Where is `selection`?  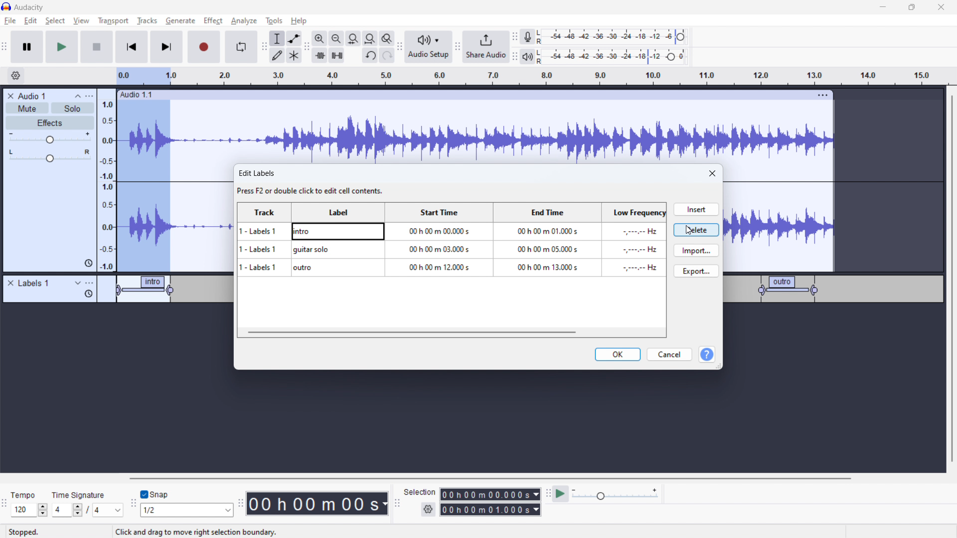 selection is located at coordinates (420, 492).